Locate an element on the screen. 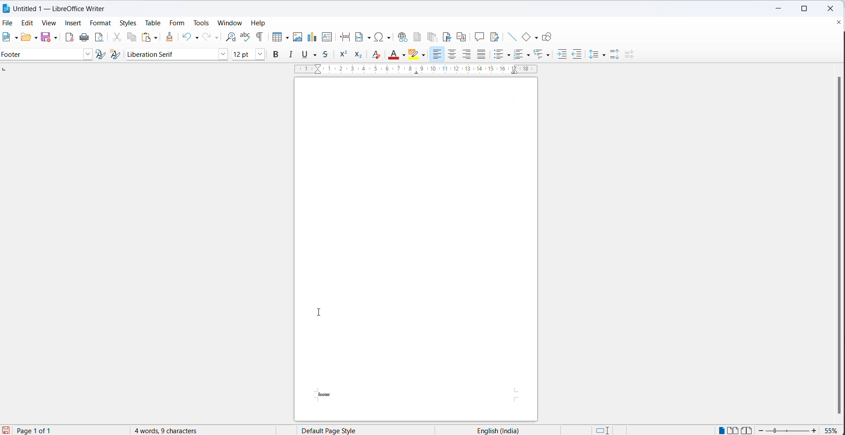 This screenshot has width=845, height=435. decrease paragraph spacing is located at coordinates (631, 54).